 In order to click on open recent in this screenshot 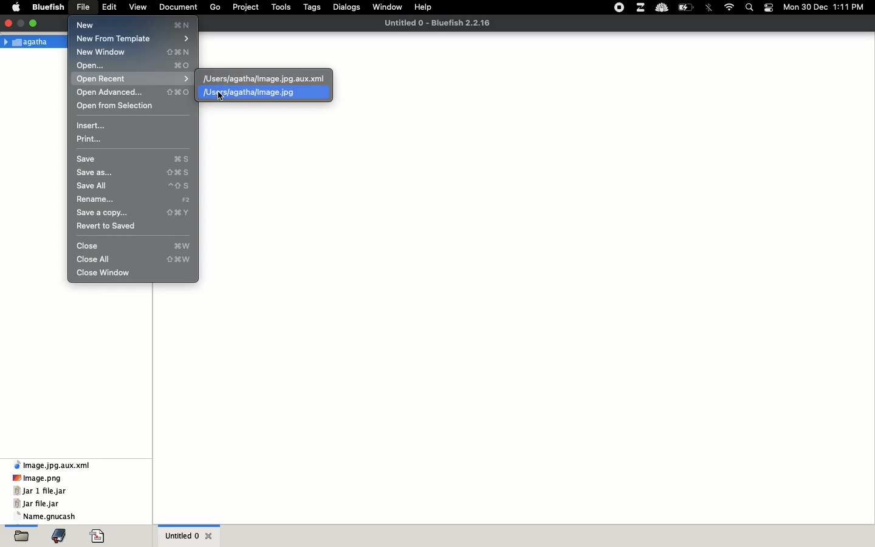, I will do `click(134, 79)`.